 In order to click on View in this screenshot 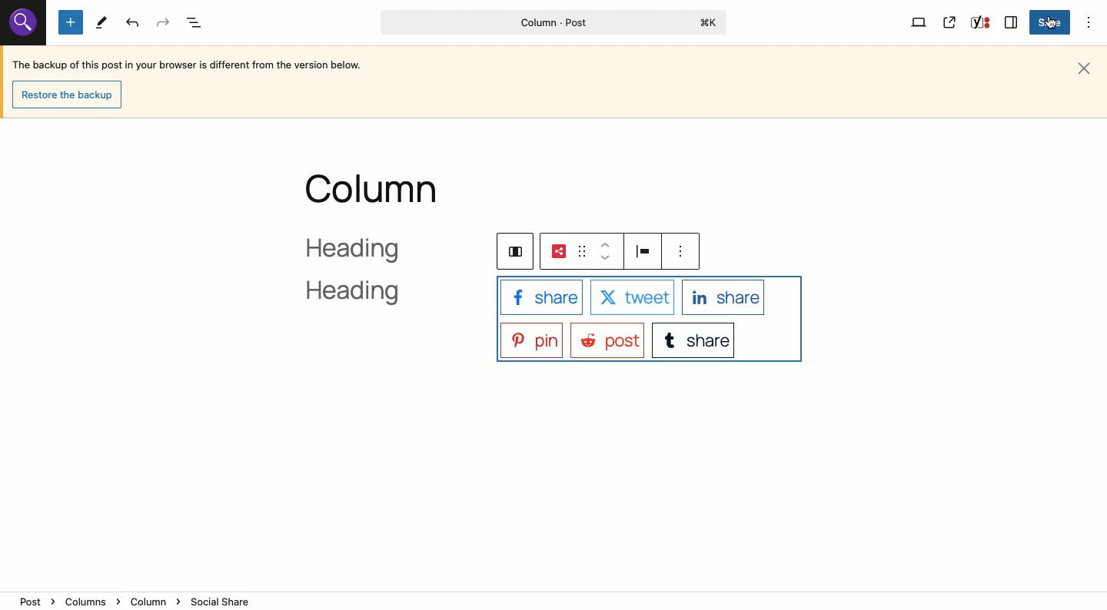, I will do `click(919, 22)`.